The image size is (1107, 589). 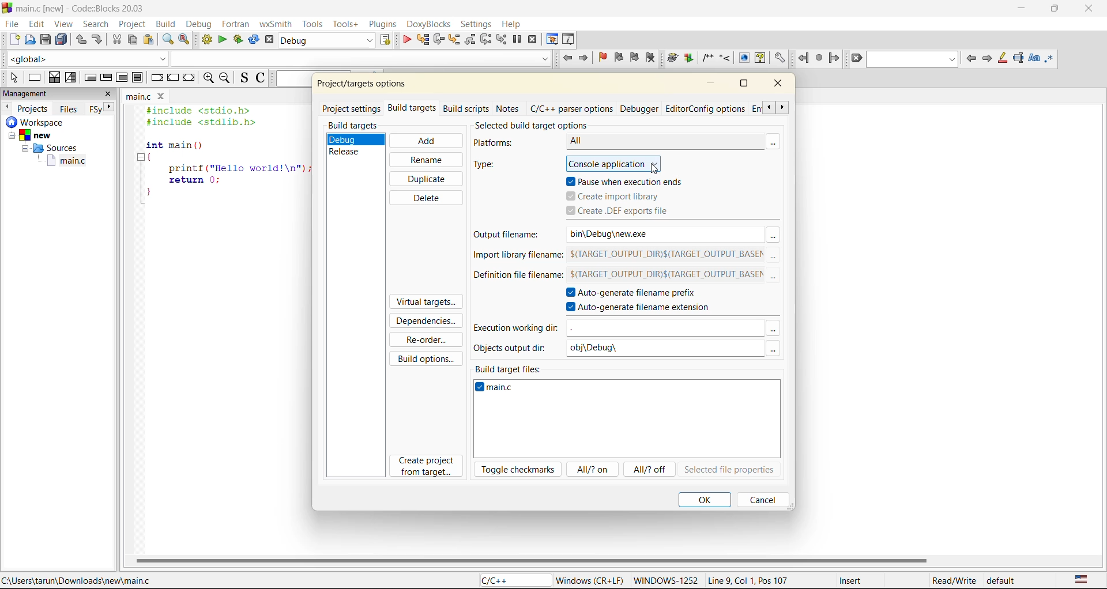 I want to click on build target, so click(x=327, y=41).